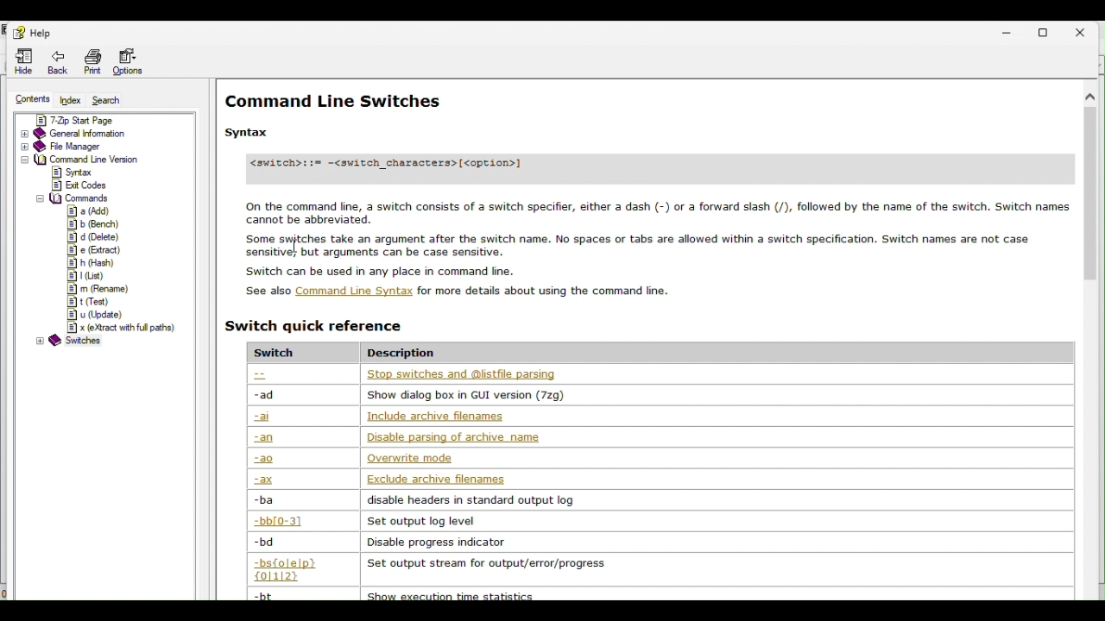 The width and height of the screenshot is (1105, 621). I want to click on 7 zip start page, so click(105, 118).